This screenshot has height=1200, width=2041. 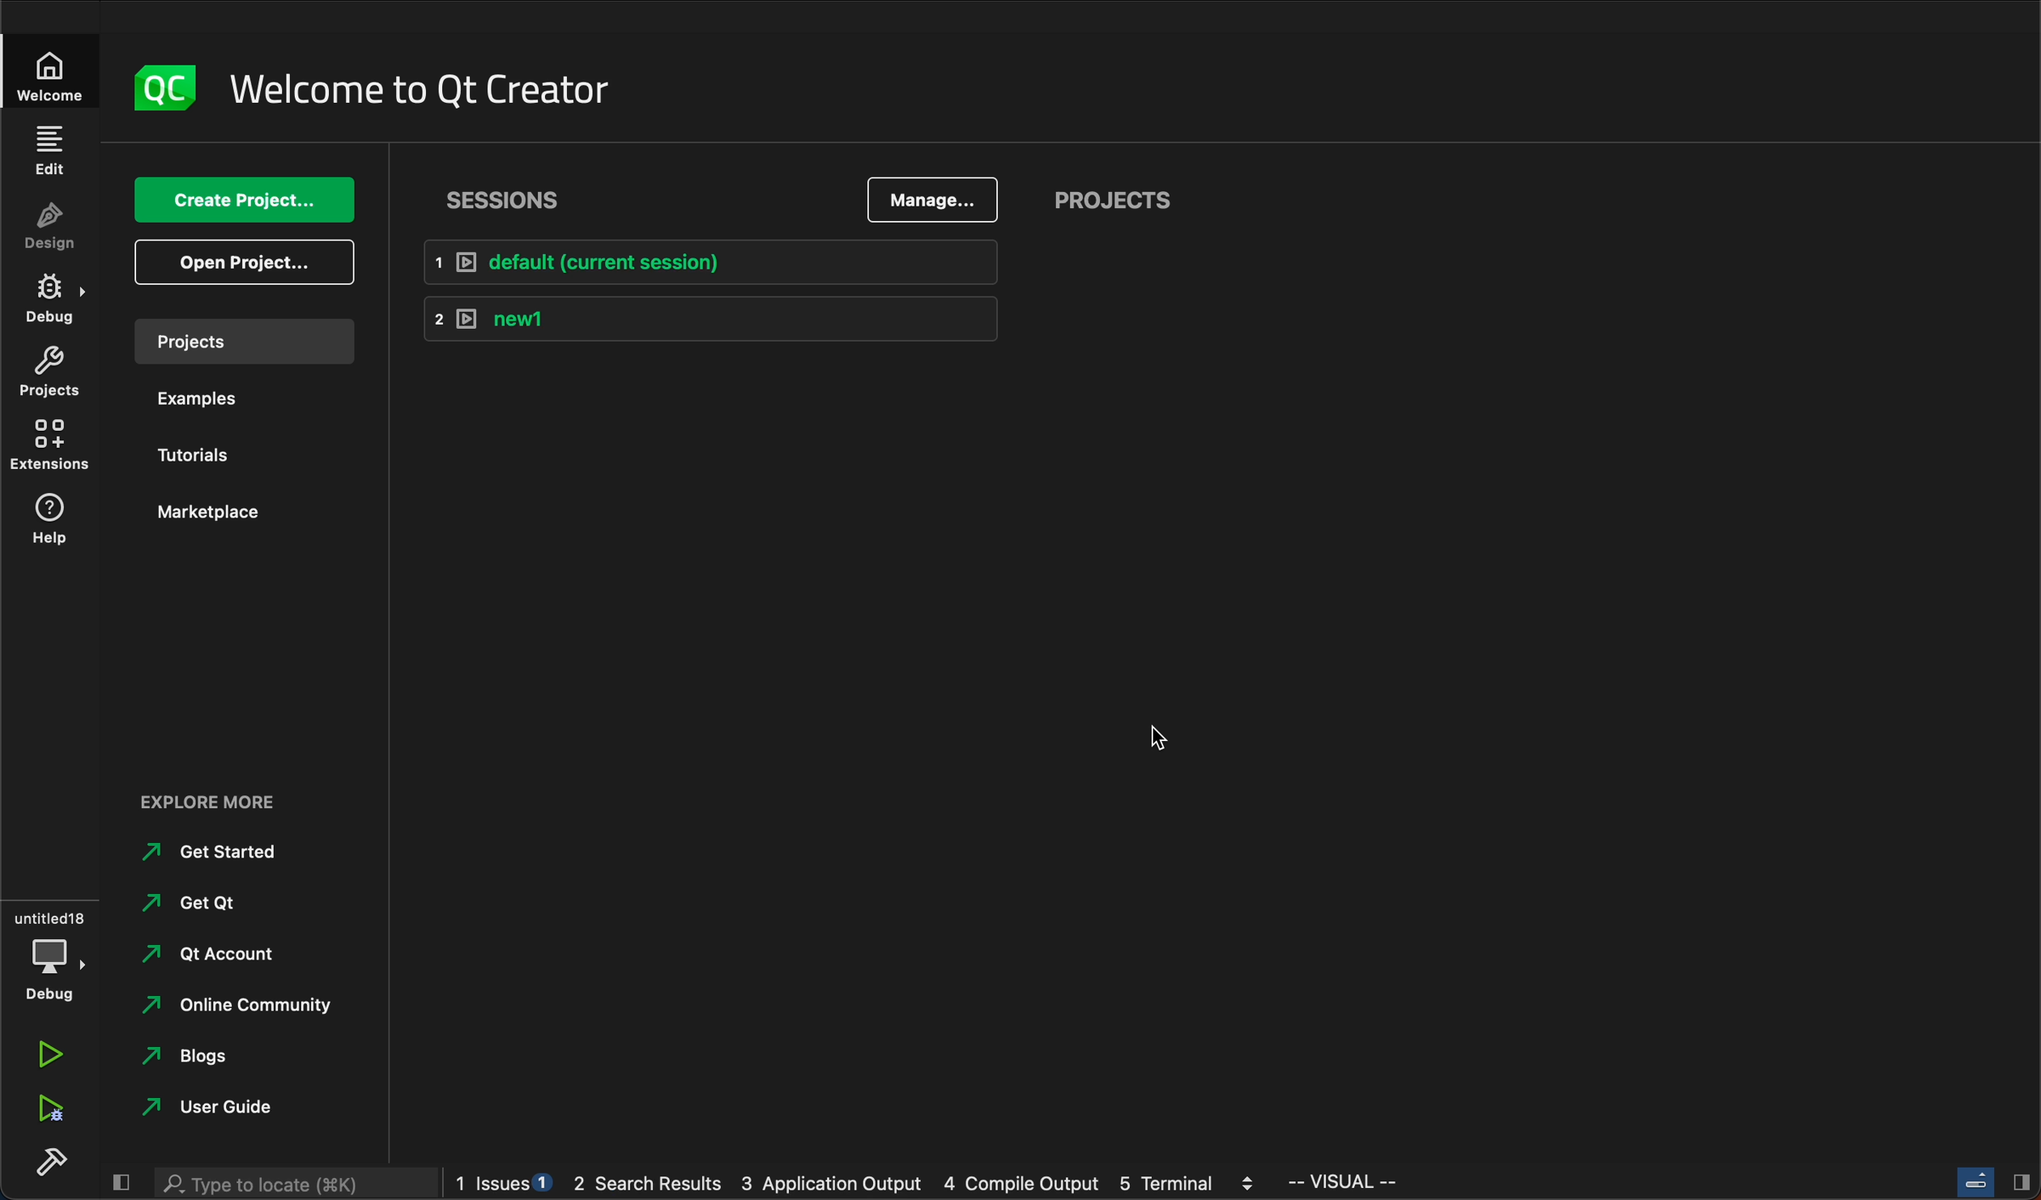 I want to click on run, so click(x=43, y=1057).